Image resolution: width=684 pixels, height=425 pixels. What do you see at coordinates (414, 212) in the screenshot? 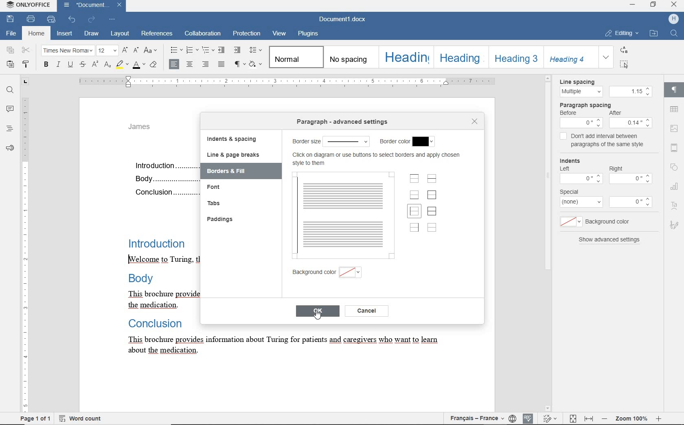
I see `set left border only` at bounding box center [414, 212].